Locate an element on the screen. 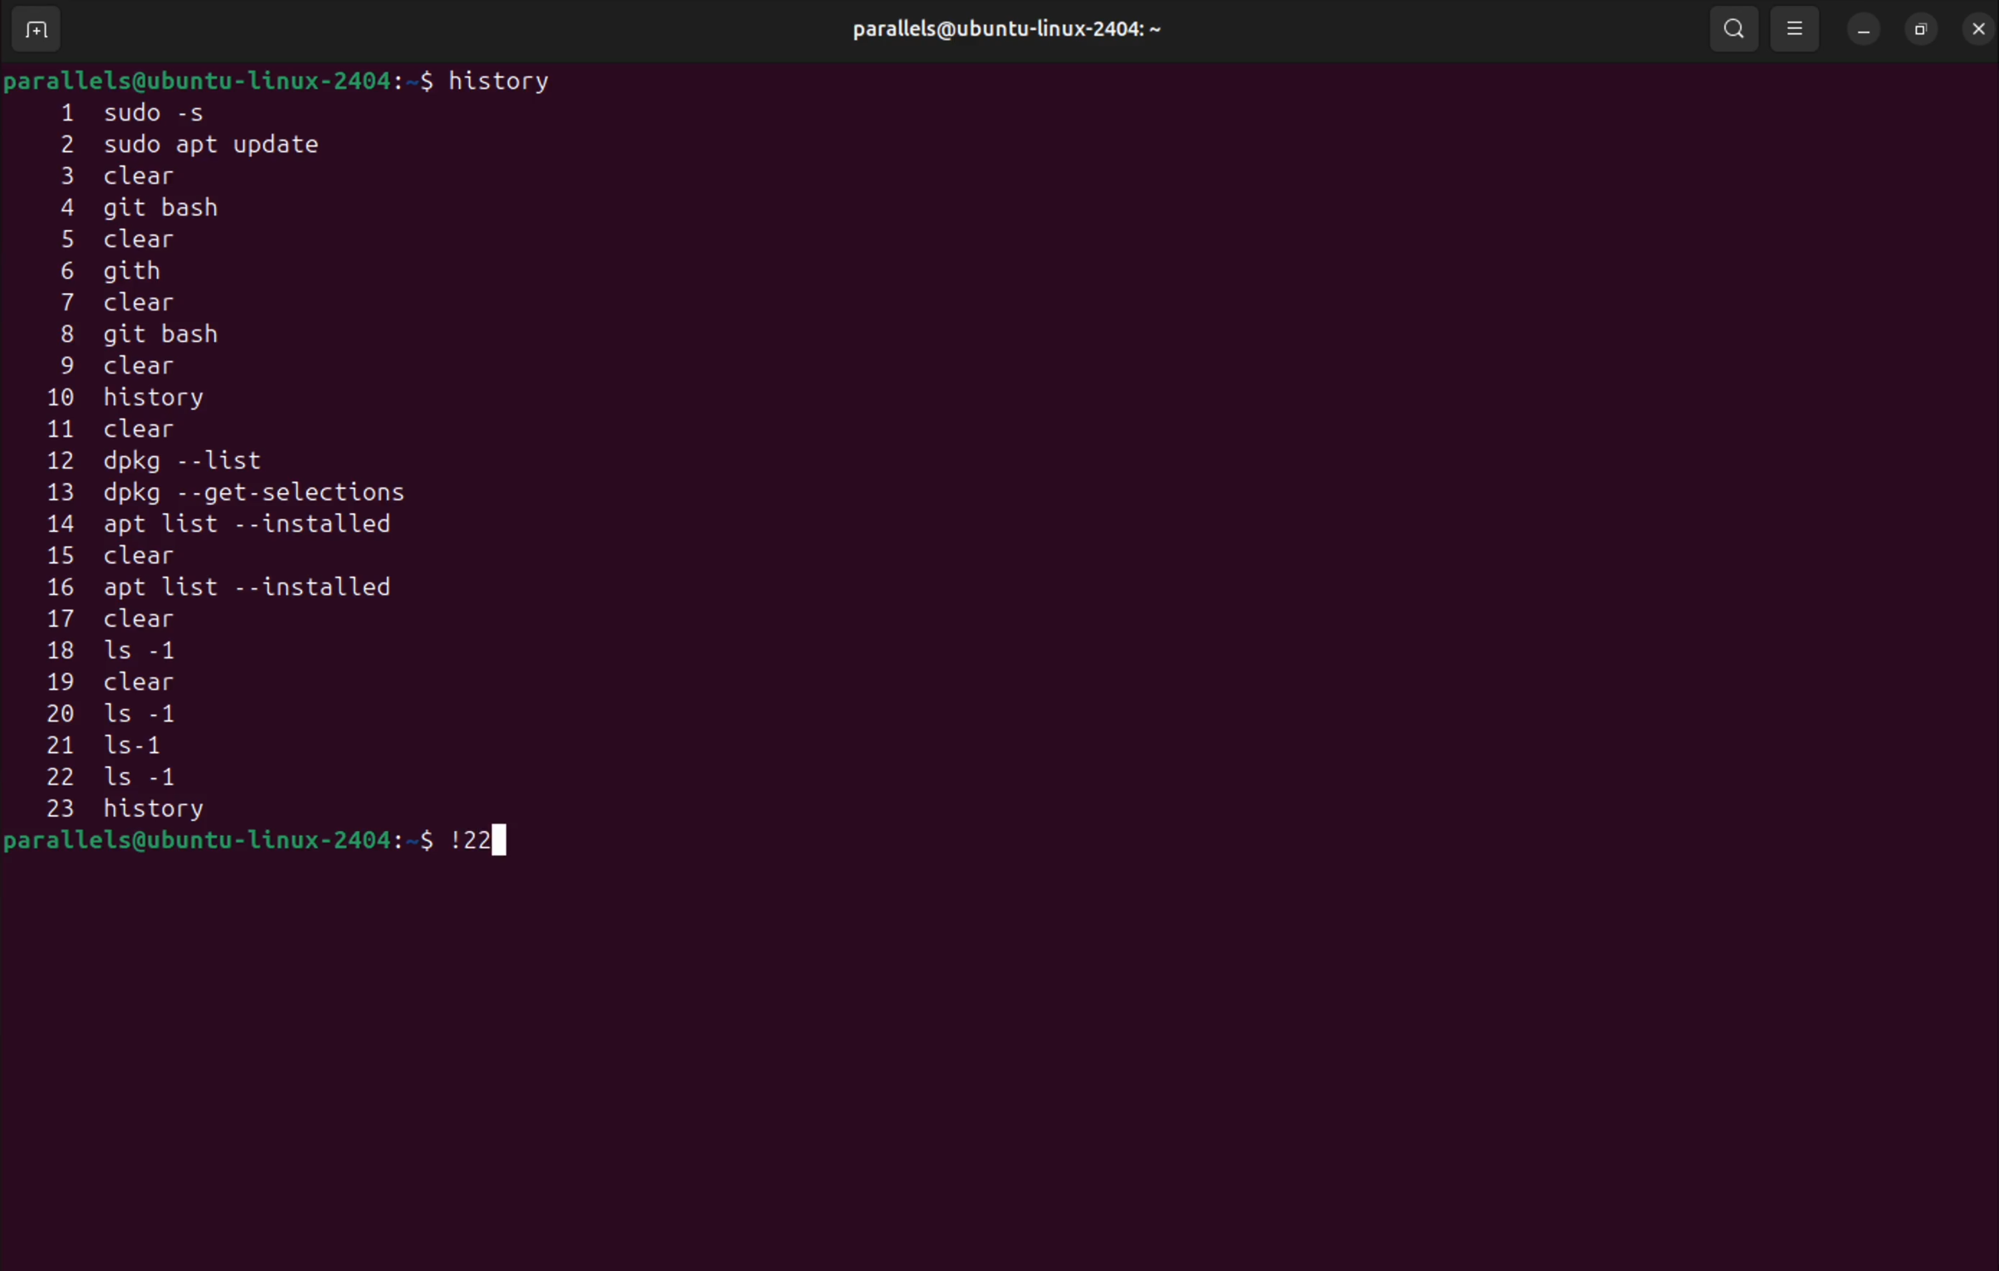 This screenshot has width=1999, height=1271. add terminal is located at coordinates (37, 32).